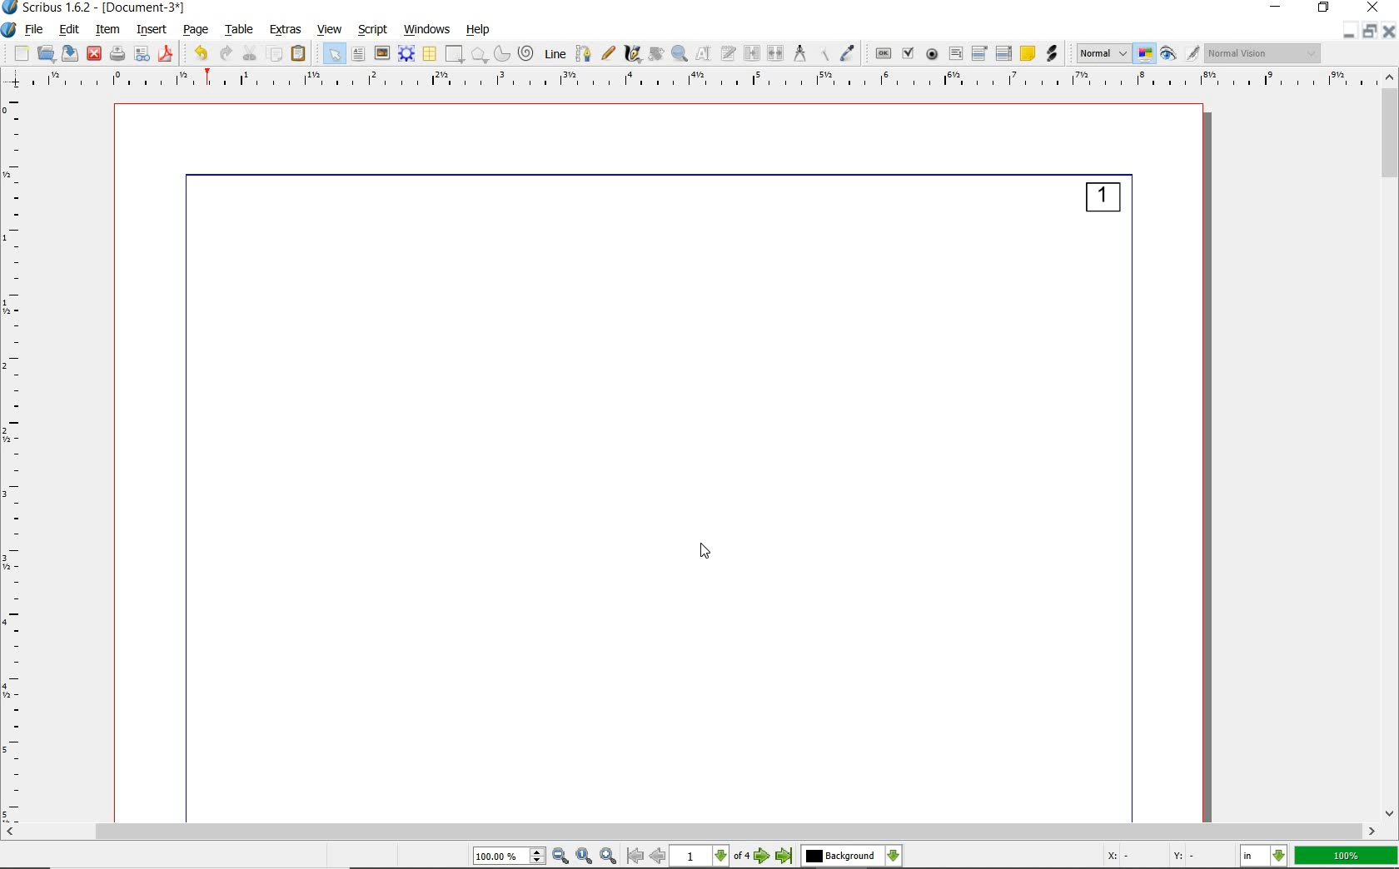 The image size is (1399, 869). Describe the element at coordinates (142, 54) in the screenshot. I see `preflight verifier` at that location.